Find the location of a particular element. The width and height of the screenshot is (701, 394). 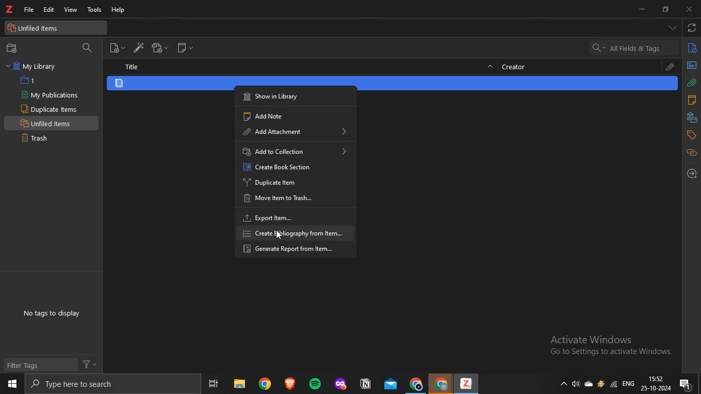

new collection is located at coordinates (14, 48).